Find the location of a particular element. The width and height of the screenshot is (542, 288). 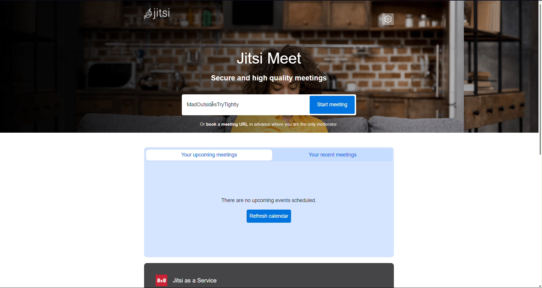

Settings is located at coordinates (389, 19).